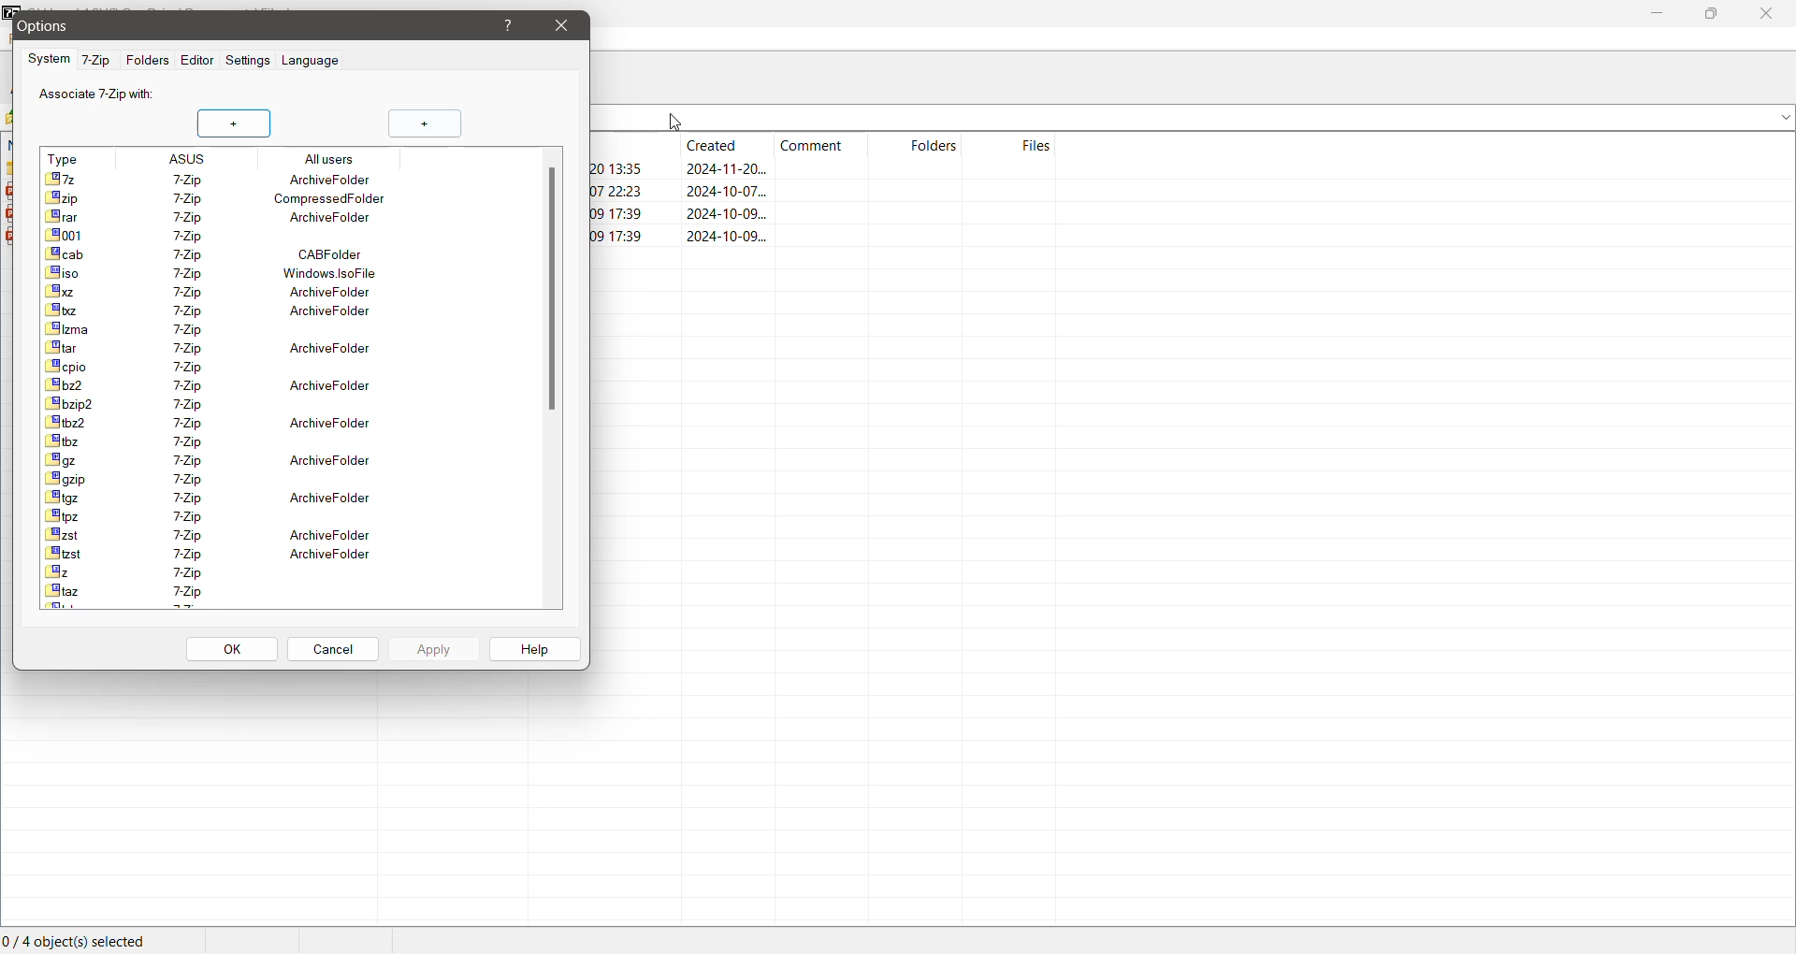 This screenshot has height=954, width=1796. Describe the element at coordinates (715, 236) in the screenshot. I see `09 17:39 2024-10-09...` at that location.